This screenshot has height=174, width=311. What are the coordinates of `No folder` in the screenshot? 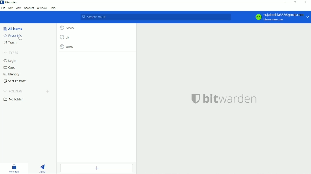 It's located at (14, 99).